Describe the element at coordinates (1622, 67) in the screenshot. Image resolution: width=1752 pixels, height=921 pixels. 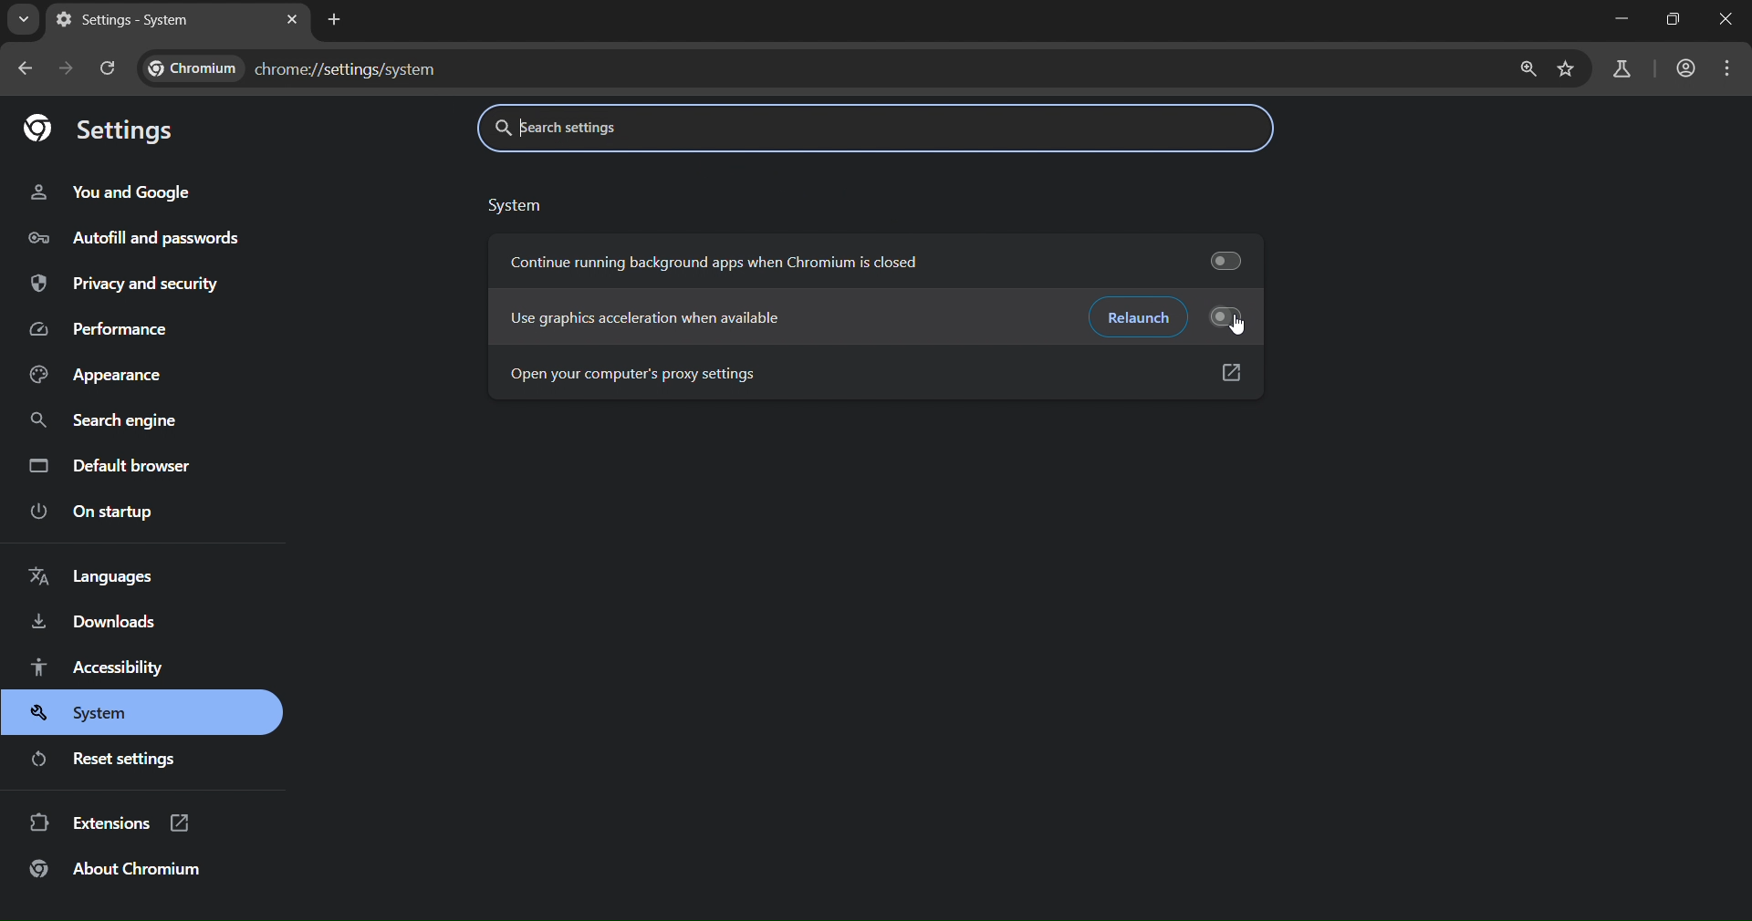
I see `search labs` at that location.